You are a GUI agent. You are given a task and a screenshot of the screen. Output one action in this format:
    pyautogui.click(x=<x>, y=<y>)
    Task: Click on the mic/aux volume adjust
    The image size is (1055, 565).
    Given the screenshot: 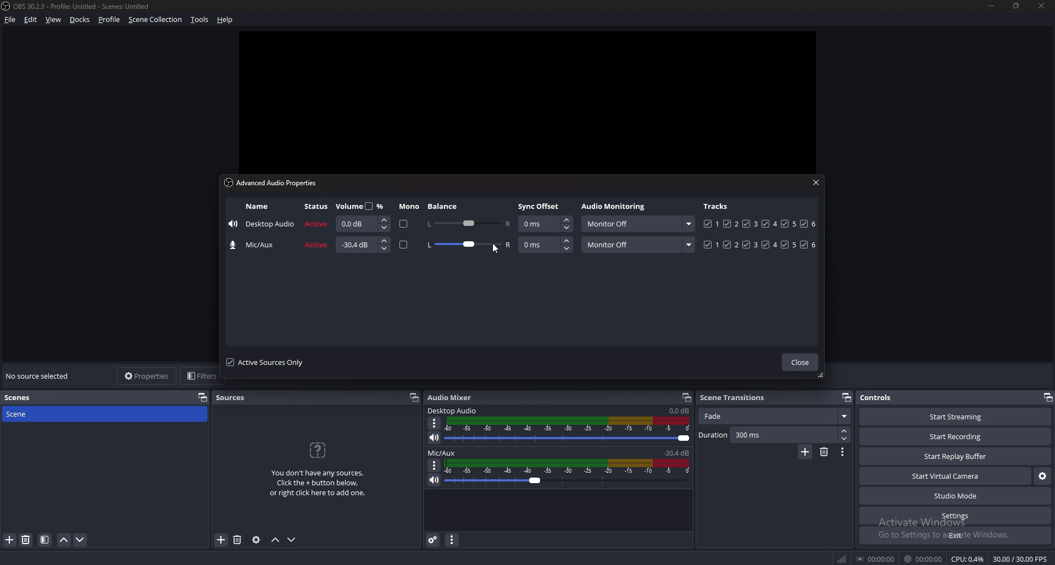 What is the action you would take?
    pyautogui.click(x=569, y=473)
    